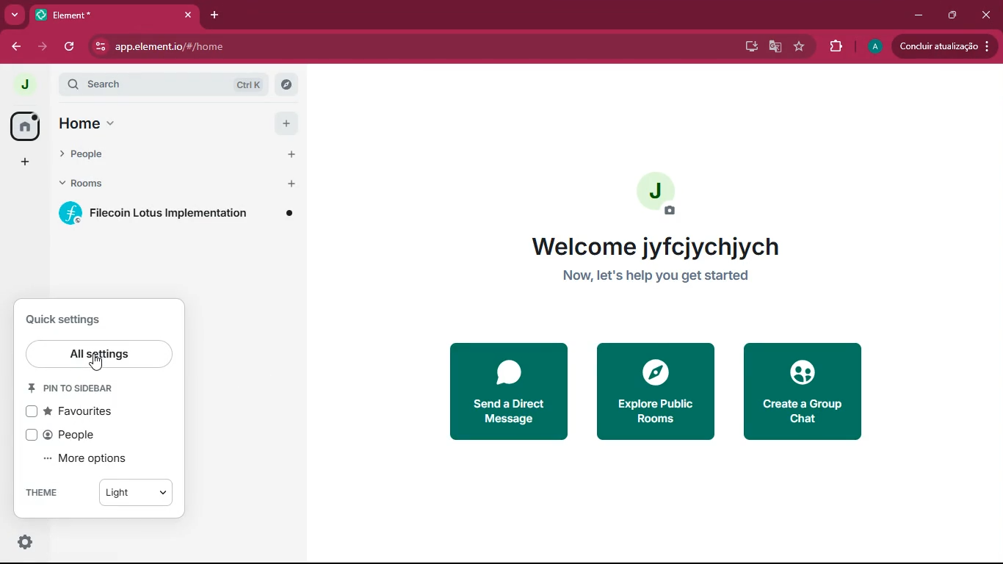  What do you see at coordinates (38, 493) in the screenshot?
I see `theme` at bounding box center [38, 493].